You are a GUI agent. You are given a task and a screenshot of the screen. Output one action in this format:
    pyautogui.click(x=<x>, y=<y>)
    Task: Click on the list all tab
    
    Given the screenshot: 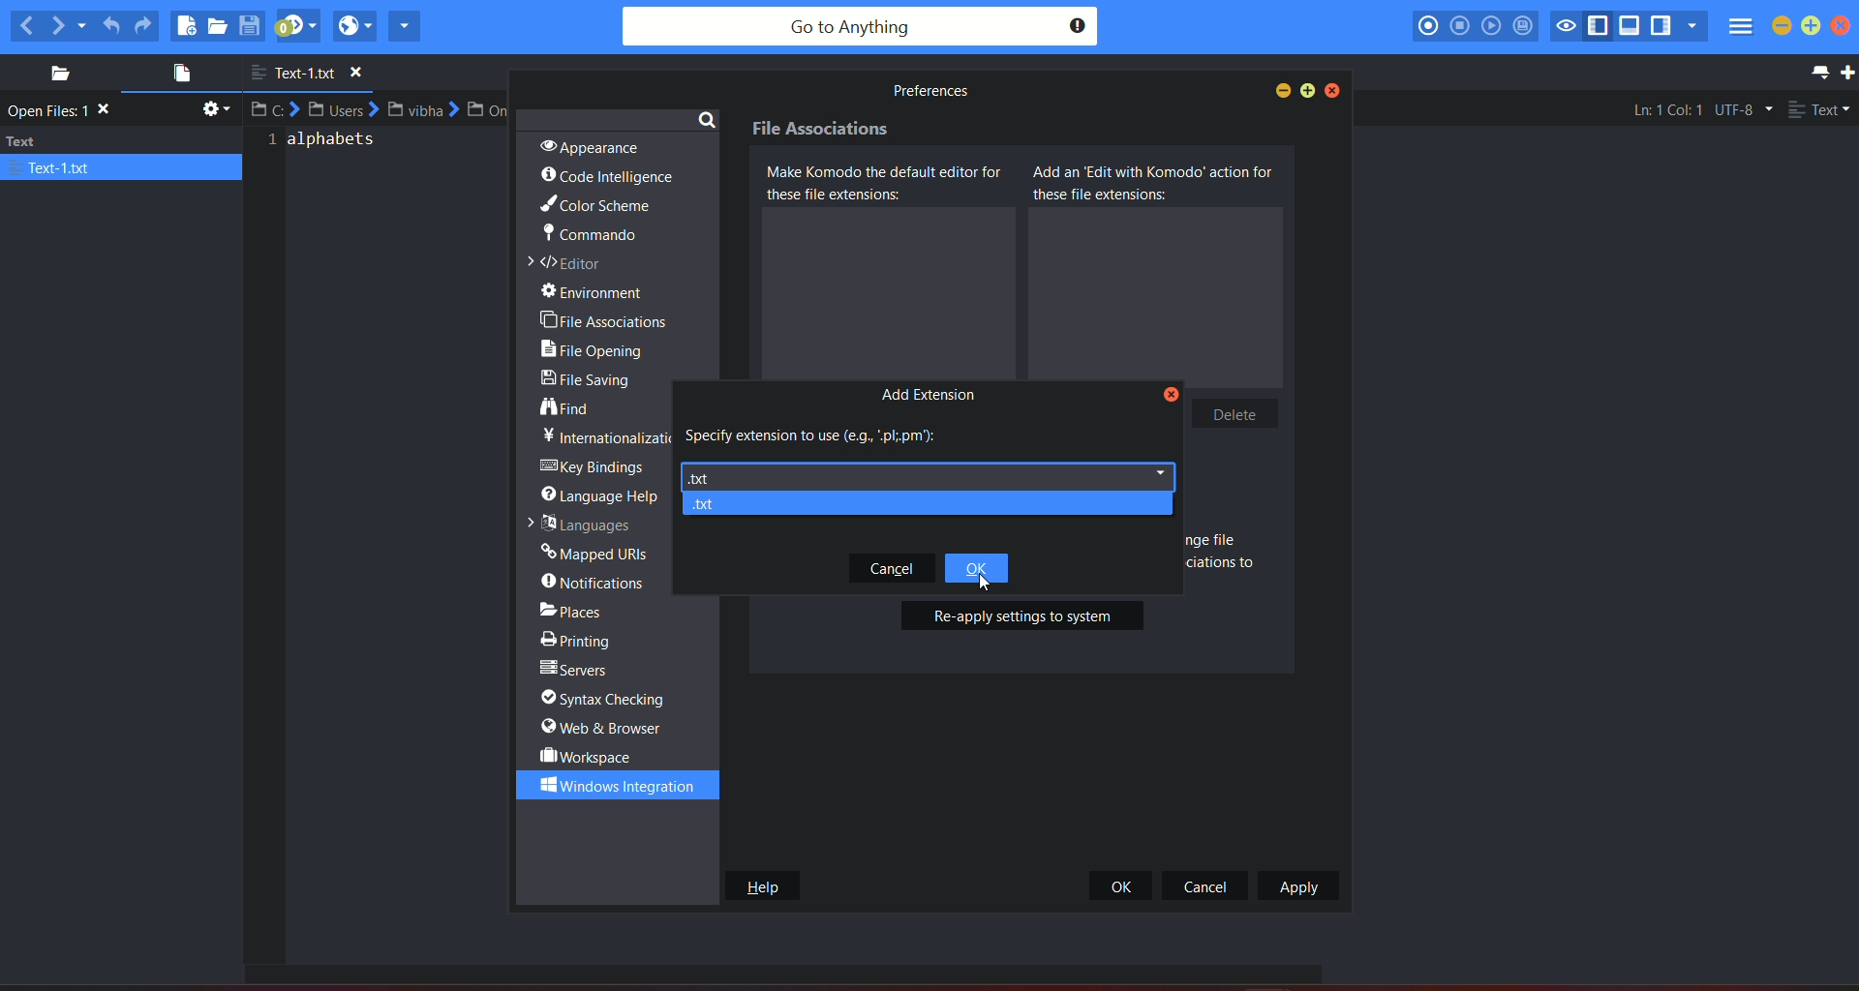 What is the action you would take?
    pyautogui.click(x=1816, y=72)
    